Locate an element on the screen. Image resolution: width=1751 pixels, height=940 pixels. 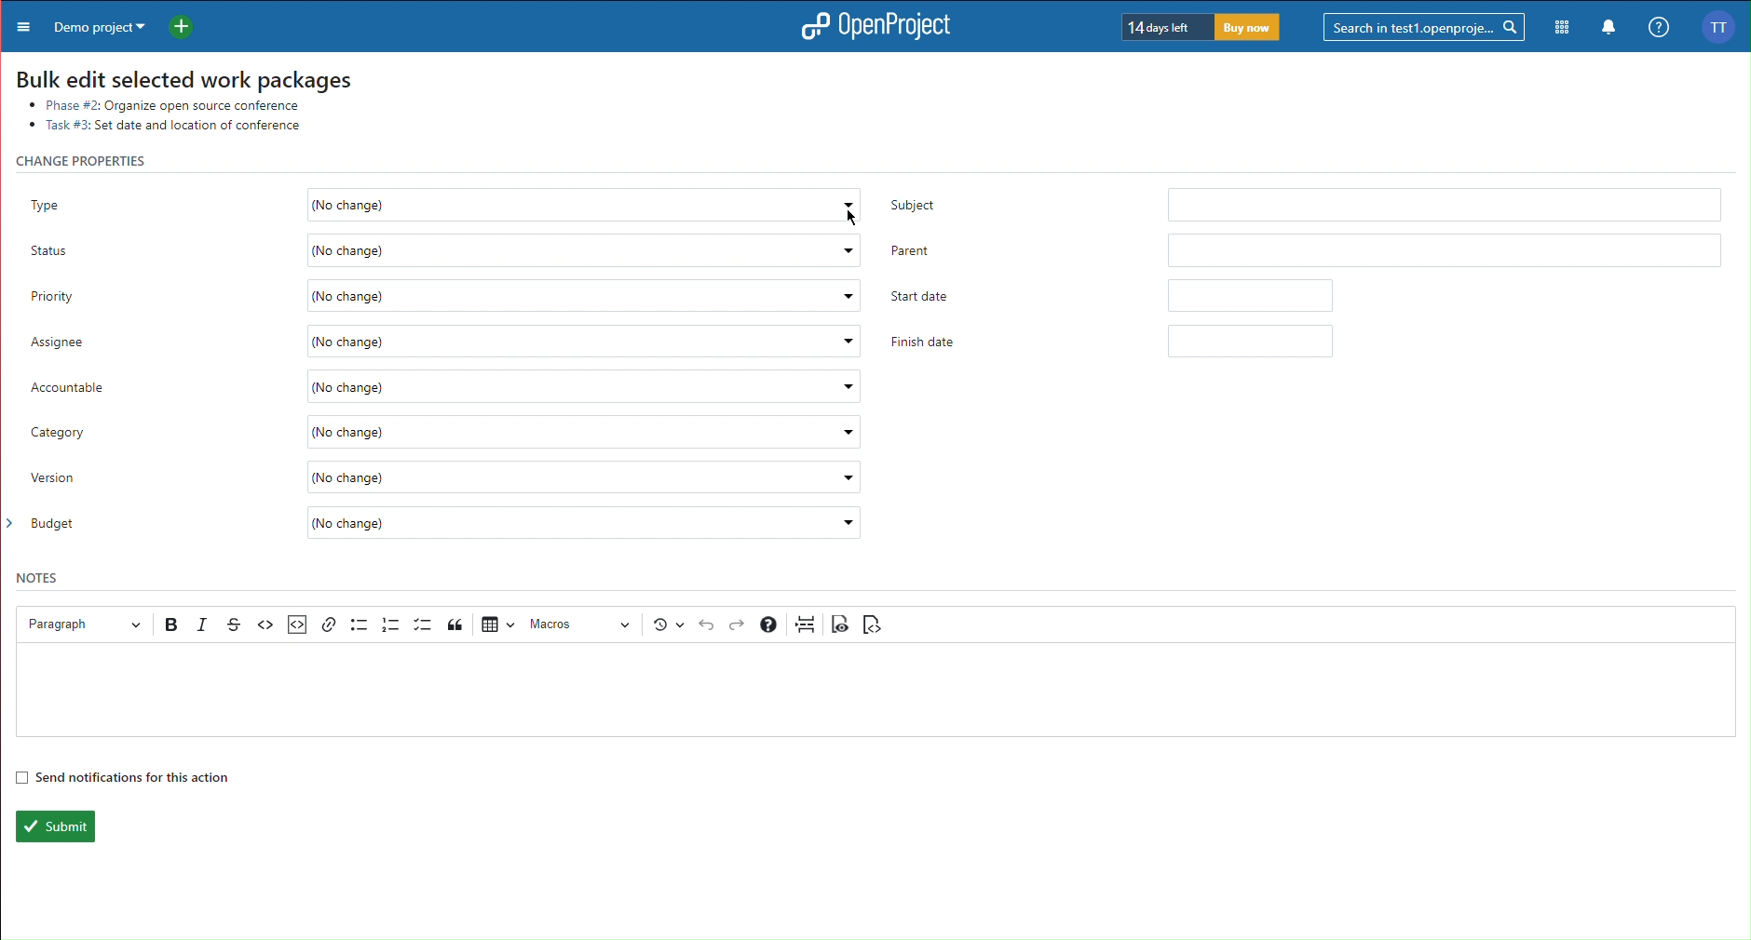
Budget is located at coordinates (444, 525).